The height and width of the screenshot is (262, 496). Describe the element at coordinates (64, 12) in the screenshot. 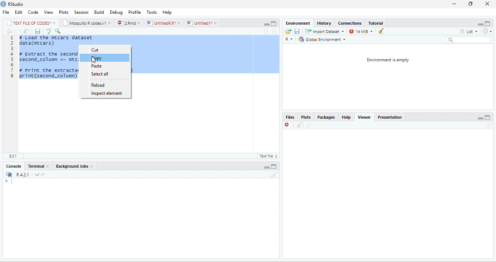

I see `Plots` at that location.